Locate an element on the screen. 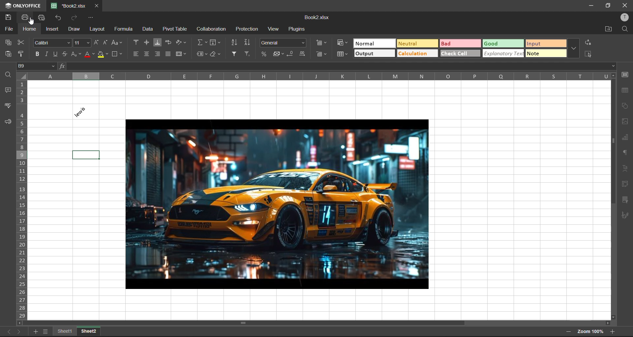 The image size is (633, 337). delete cells is located at coordinates (321, 54).